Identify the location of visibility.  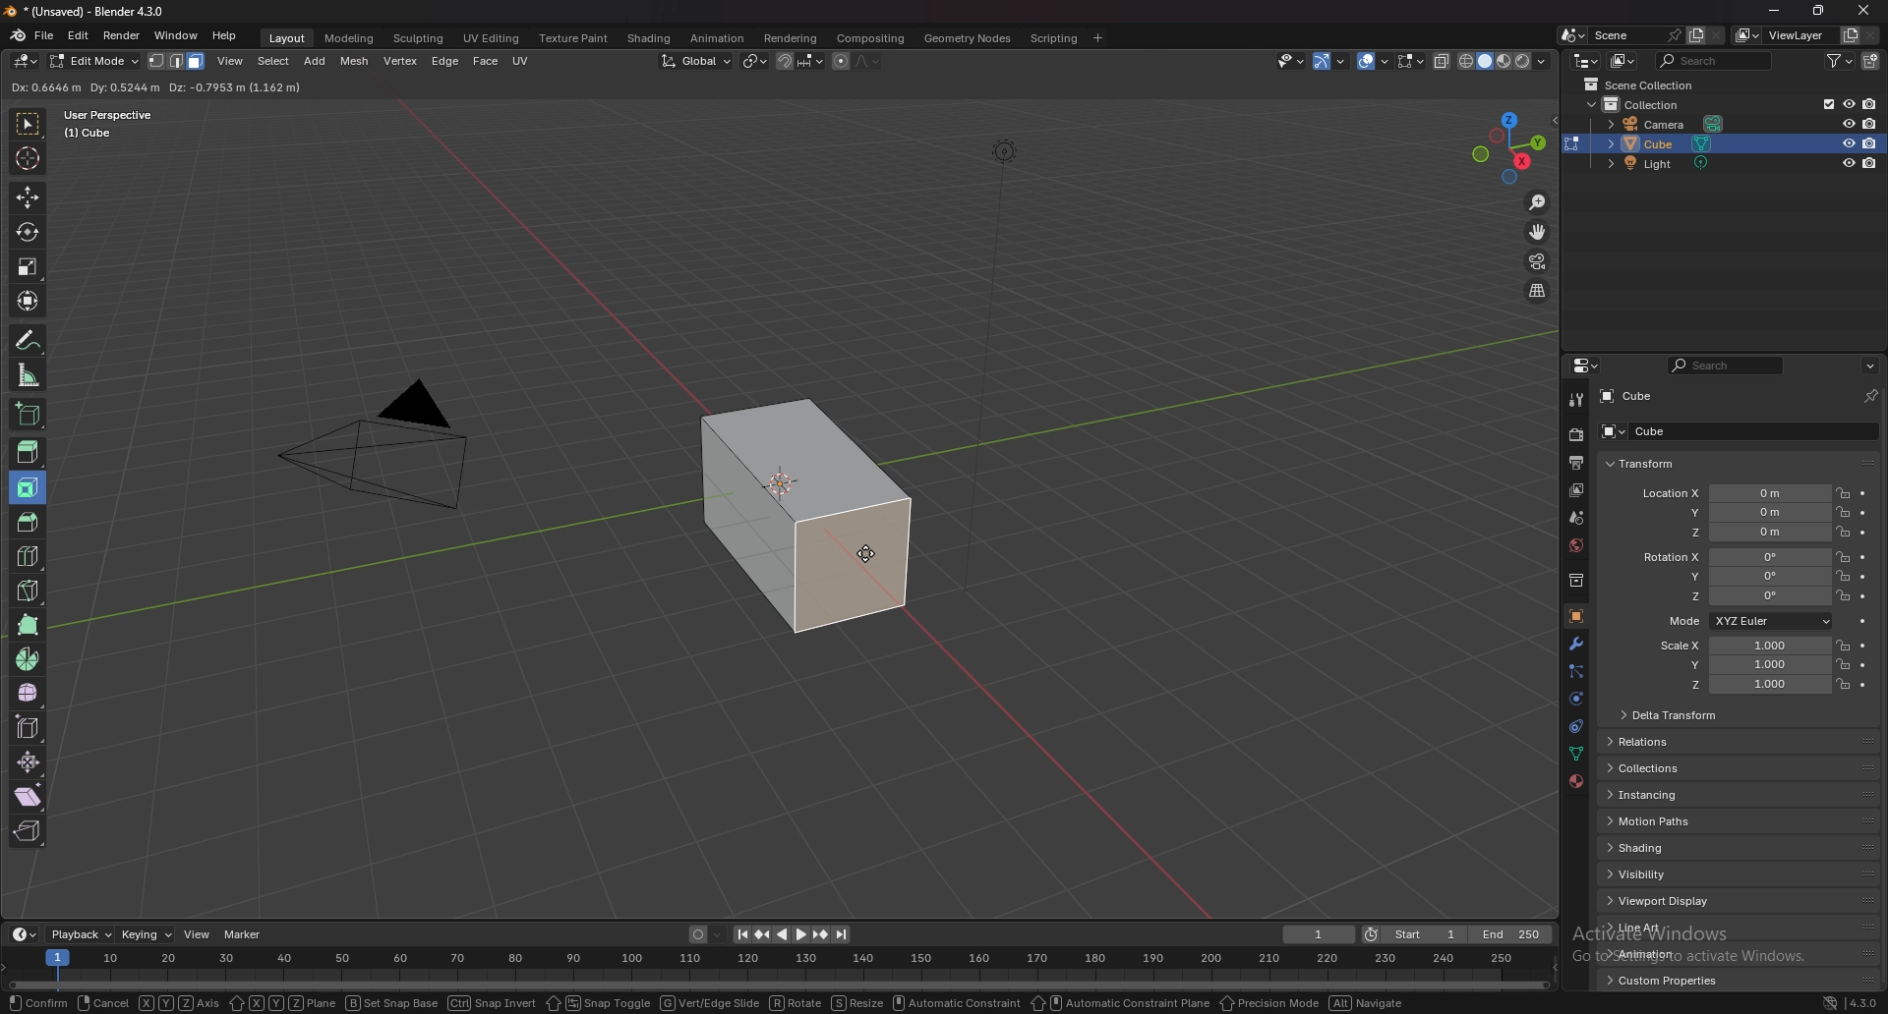
(1664, 873).